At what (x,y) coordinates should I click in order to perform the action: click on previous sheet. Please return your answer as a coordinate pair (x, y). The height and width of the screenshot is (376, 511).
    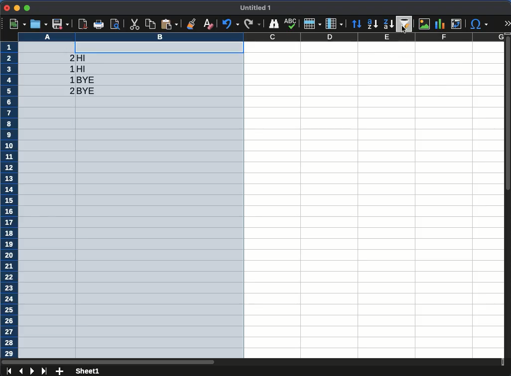
    Looking at the image, I should click on (21, 371).